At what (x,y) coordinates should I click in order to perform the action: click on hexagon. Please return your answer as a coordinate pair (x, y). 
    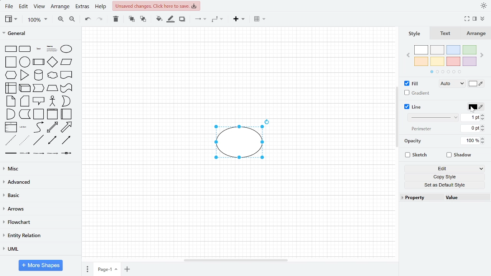
    Looking at the image, I should click on (11, 75).